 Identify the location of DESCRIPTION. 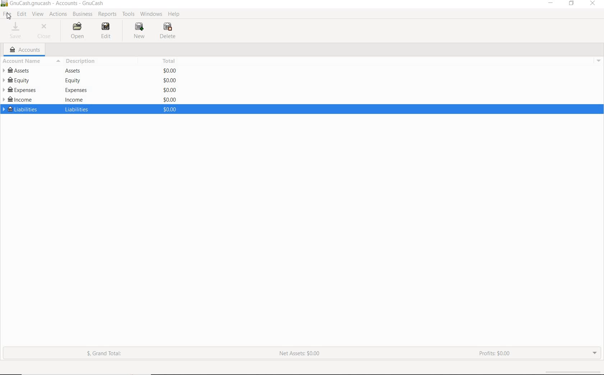
(79, 61).